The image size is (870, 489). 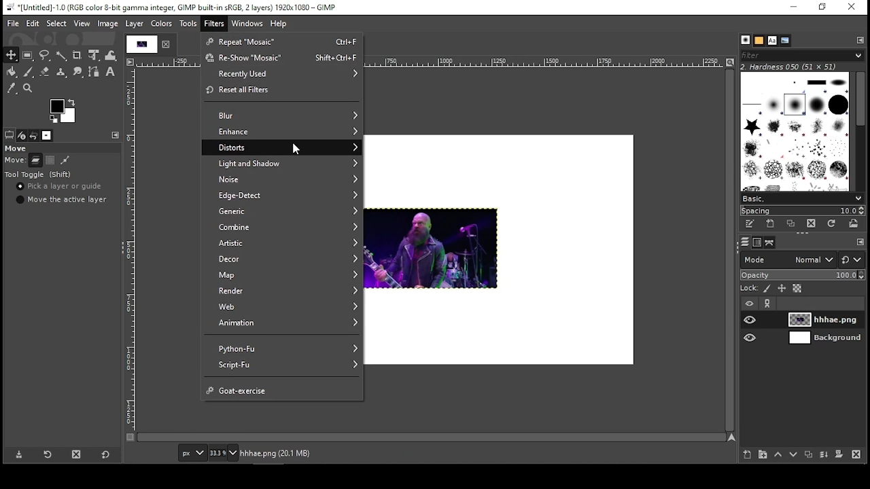 What do you see at coordinates (62, 200) in the screenshot?
I see `move the active layer` at bounding box center [62, 200].